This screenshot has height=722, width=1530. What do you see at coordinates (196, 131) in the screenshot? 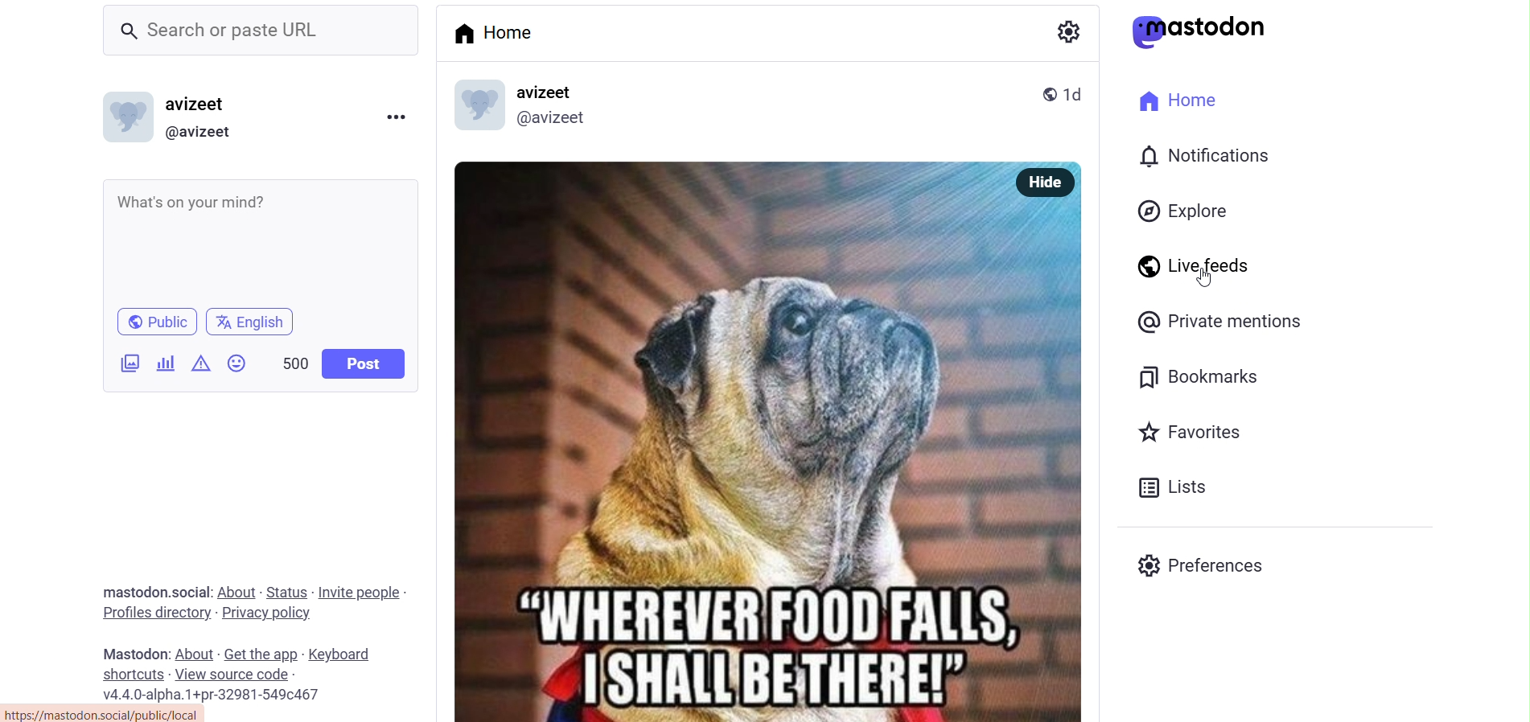
I see `id` at bounding box center [196, 131].